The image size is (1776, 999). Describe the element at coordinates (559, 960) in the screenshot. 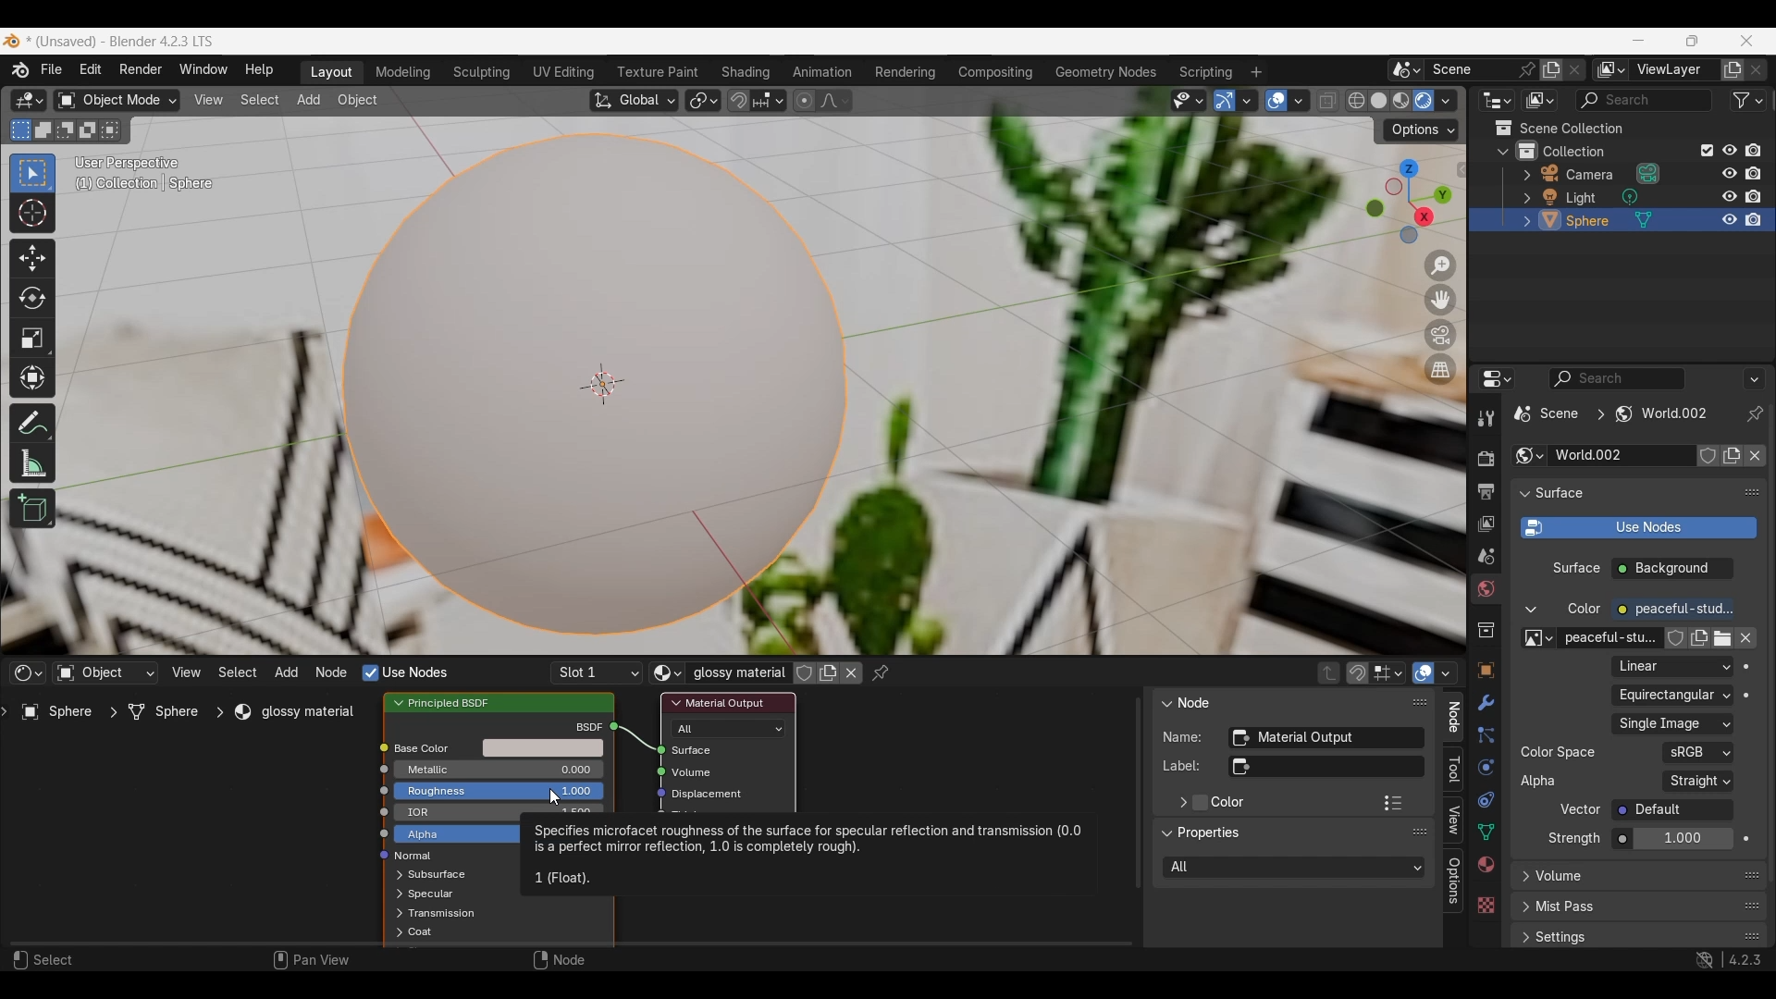

I see `Node` at that location.